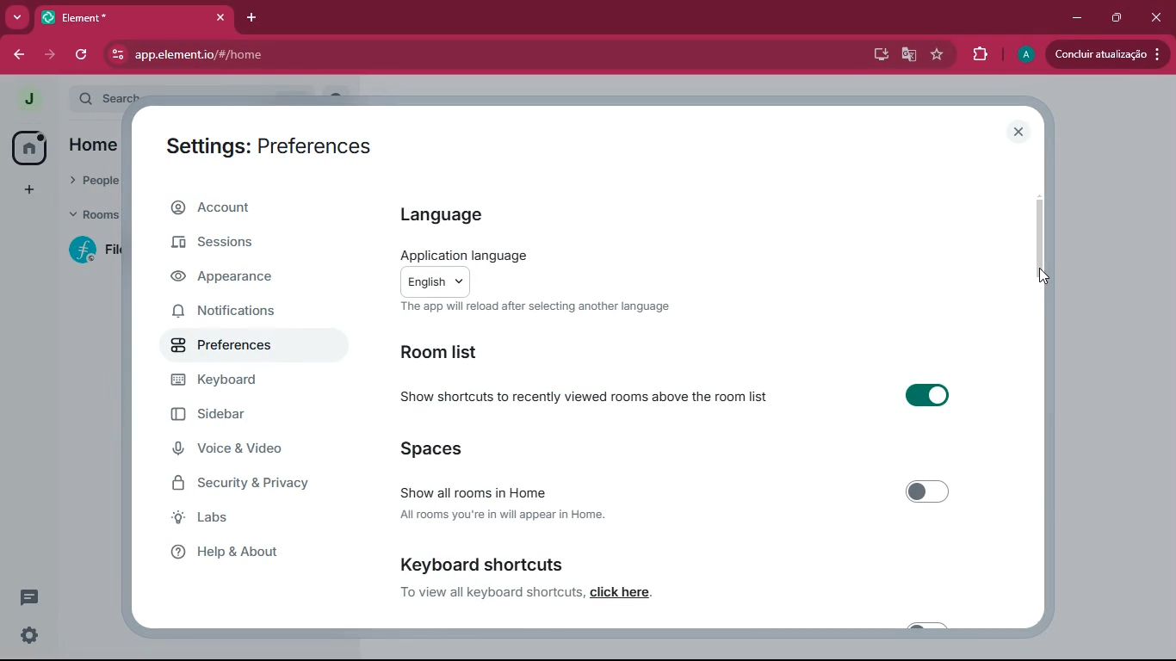  I want to click on cursor, so click(1046, 277).